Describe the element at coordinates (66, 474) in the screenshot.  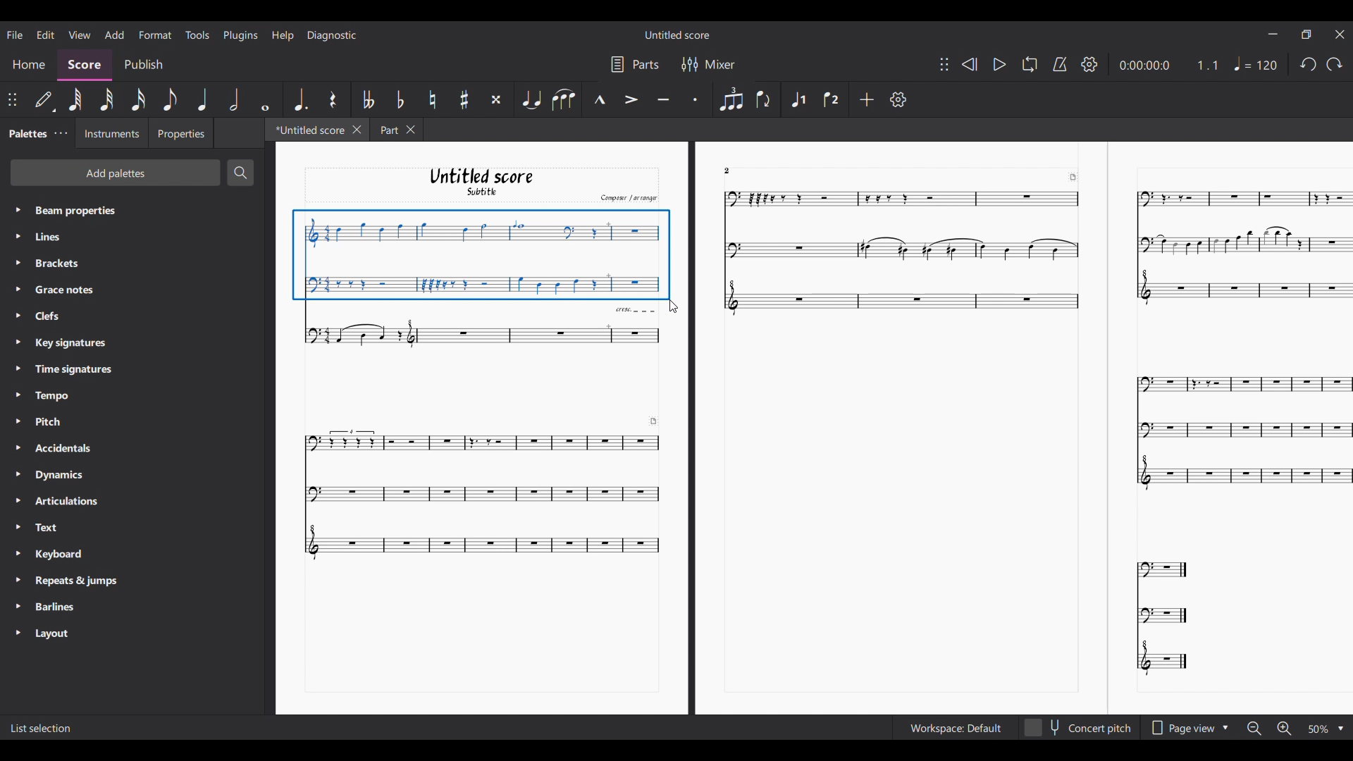
I see `Dynamics` at that location.